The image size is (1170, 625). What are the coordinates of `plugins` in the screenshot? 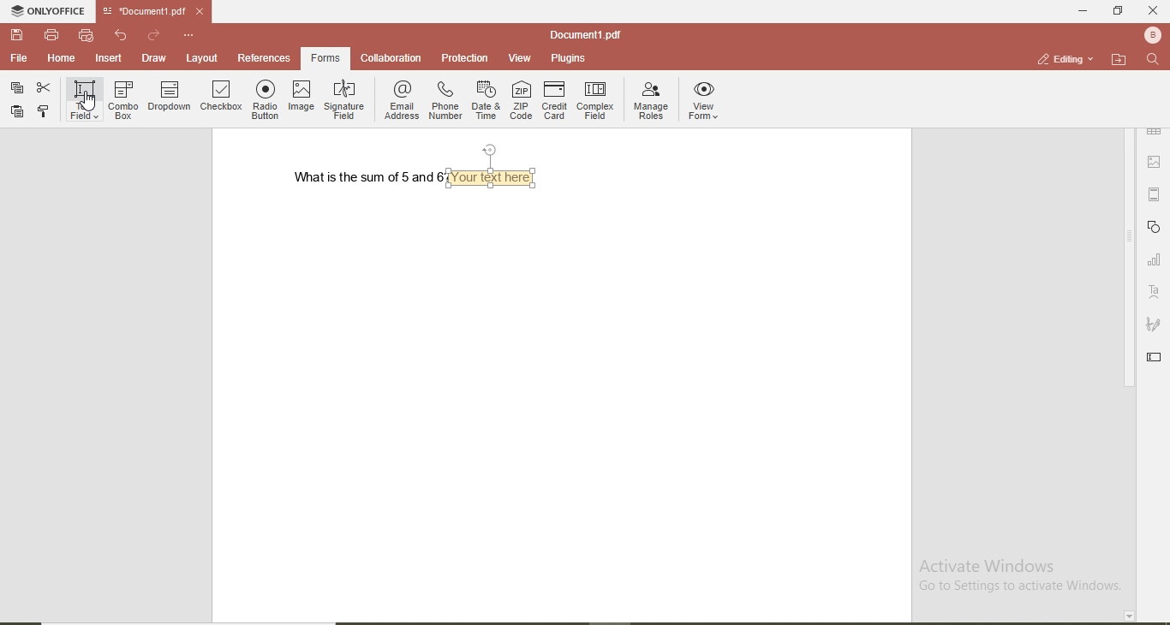 It's located at (570, 59).